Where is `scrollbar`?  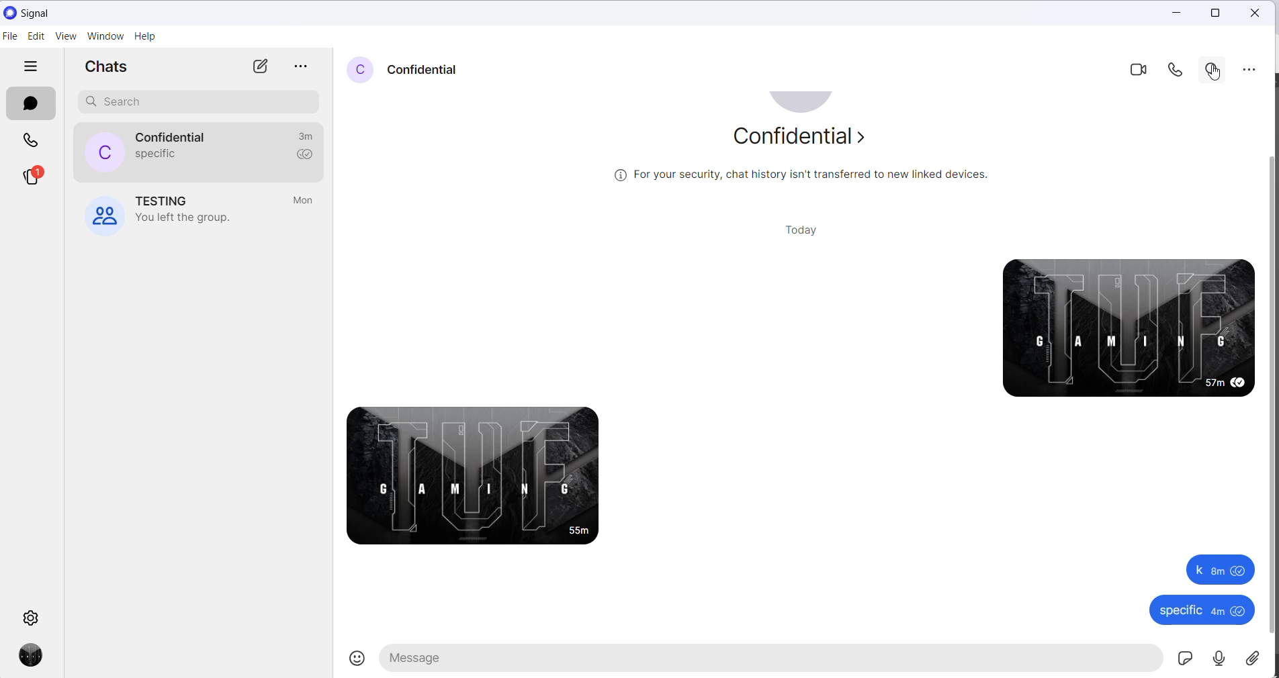 scrollbar is located at coordinates (1271, 389).